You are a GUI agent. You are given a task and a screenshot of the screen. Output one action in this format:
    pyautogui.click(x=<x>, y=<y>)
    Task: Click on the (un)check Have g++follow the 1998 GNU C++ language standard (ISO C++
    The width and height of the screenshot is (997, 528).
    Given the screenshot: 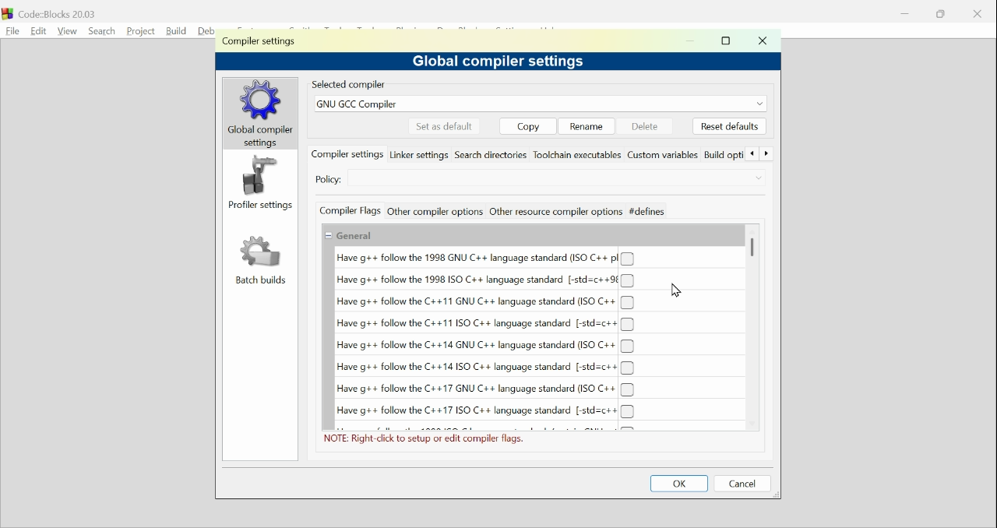 What is the action you would take?
    pyautogui.click(x=485, y=259)
    